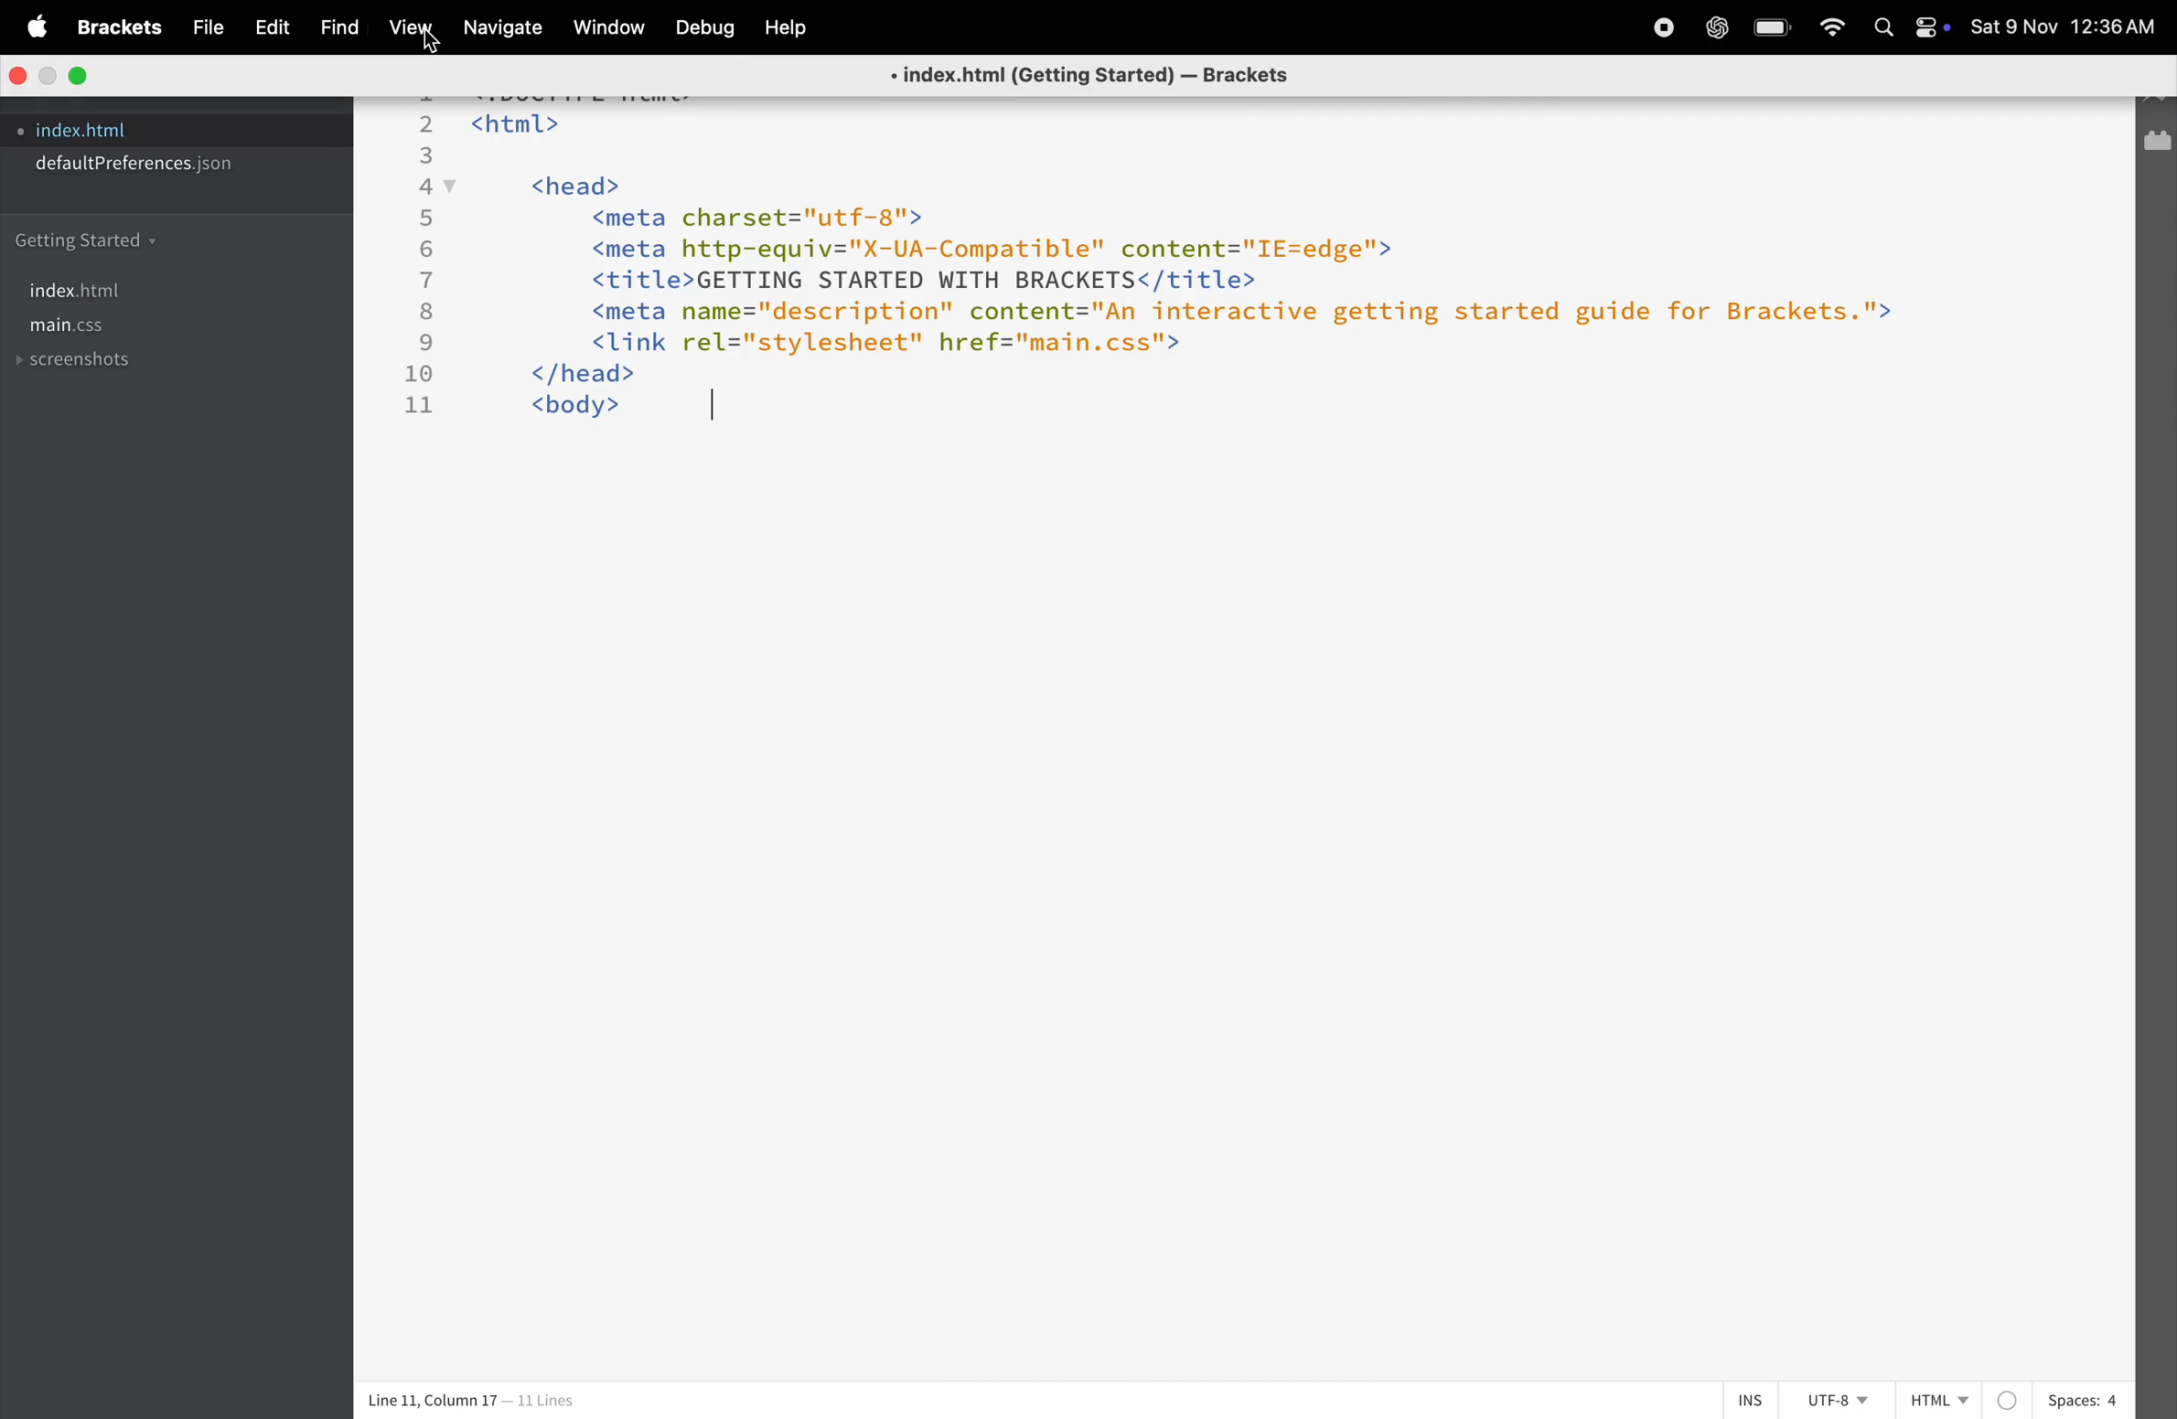 The height and width of the screenshot is (1419, 2177). I want to click on help, so click(783, 30).